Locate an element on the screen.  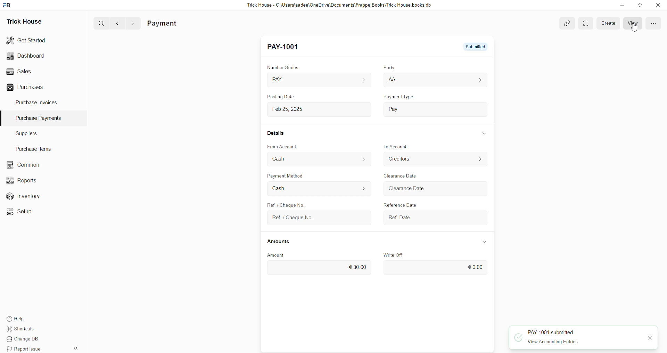
Purchase Invoices is located at coordinates (38, 102).